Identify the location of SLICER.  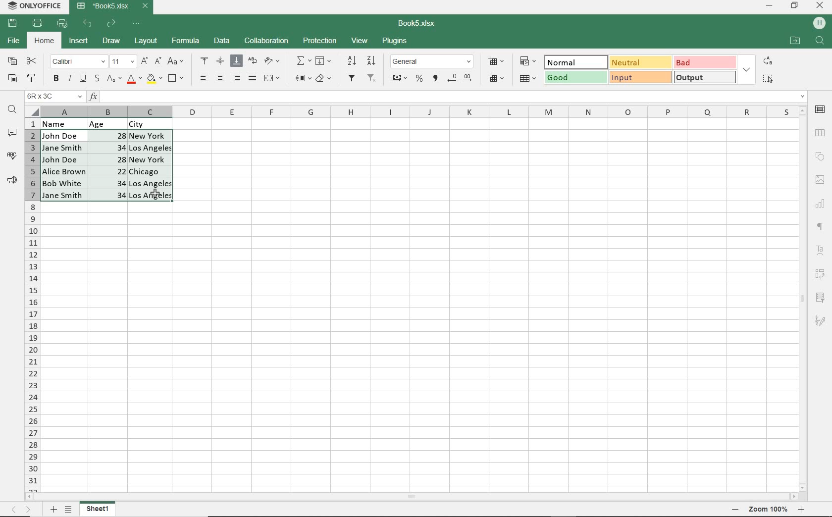
(821, 298).